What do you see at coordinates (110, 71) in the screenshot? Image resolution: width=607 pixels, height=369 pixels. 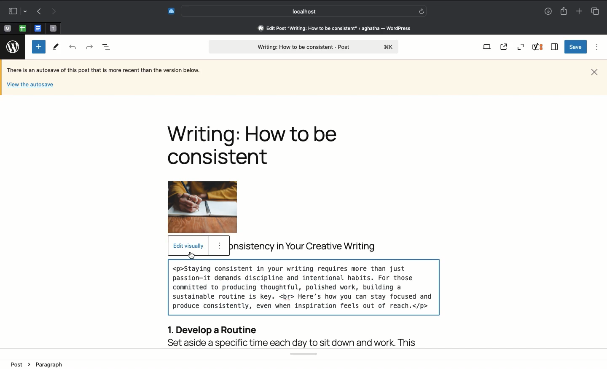 I see `Autosave` at bounding box center [110, 71].